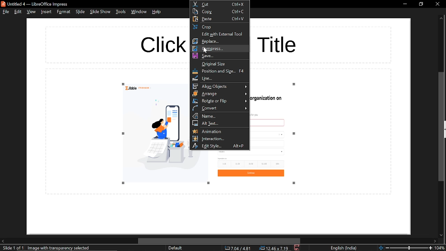 The width and height of the screenshot is (446, 251). Describe the element at coordinates (221, 124) in the screenshot. I see `alt text` at that location.